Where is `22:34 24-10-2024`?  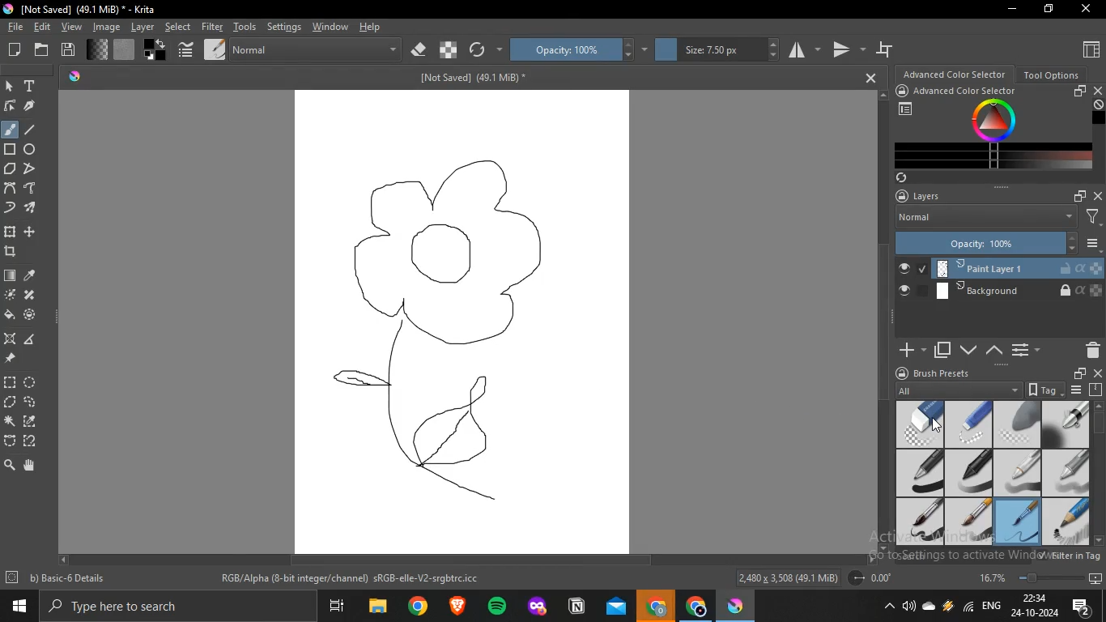
22:34 24-10-2024 is located at coordinates (1032, 606).